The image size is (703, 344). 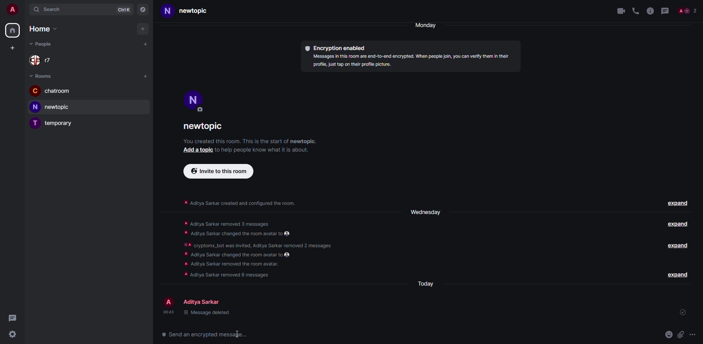 What do you see at coordinates (667, 11) in the screenshot?
I see `threads` at bounding box center [667, 11].